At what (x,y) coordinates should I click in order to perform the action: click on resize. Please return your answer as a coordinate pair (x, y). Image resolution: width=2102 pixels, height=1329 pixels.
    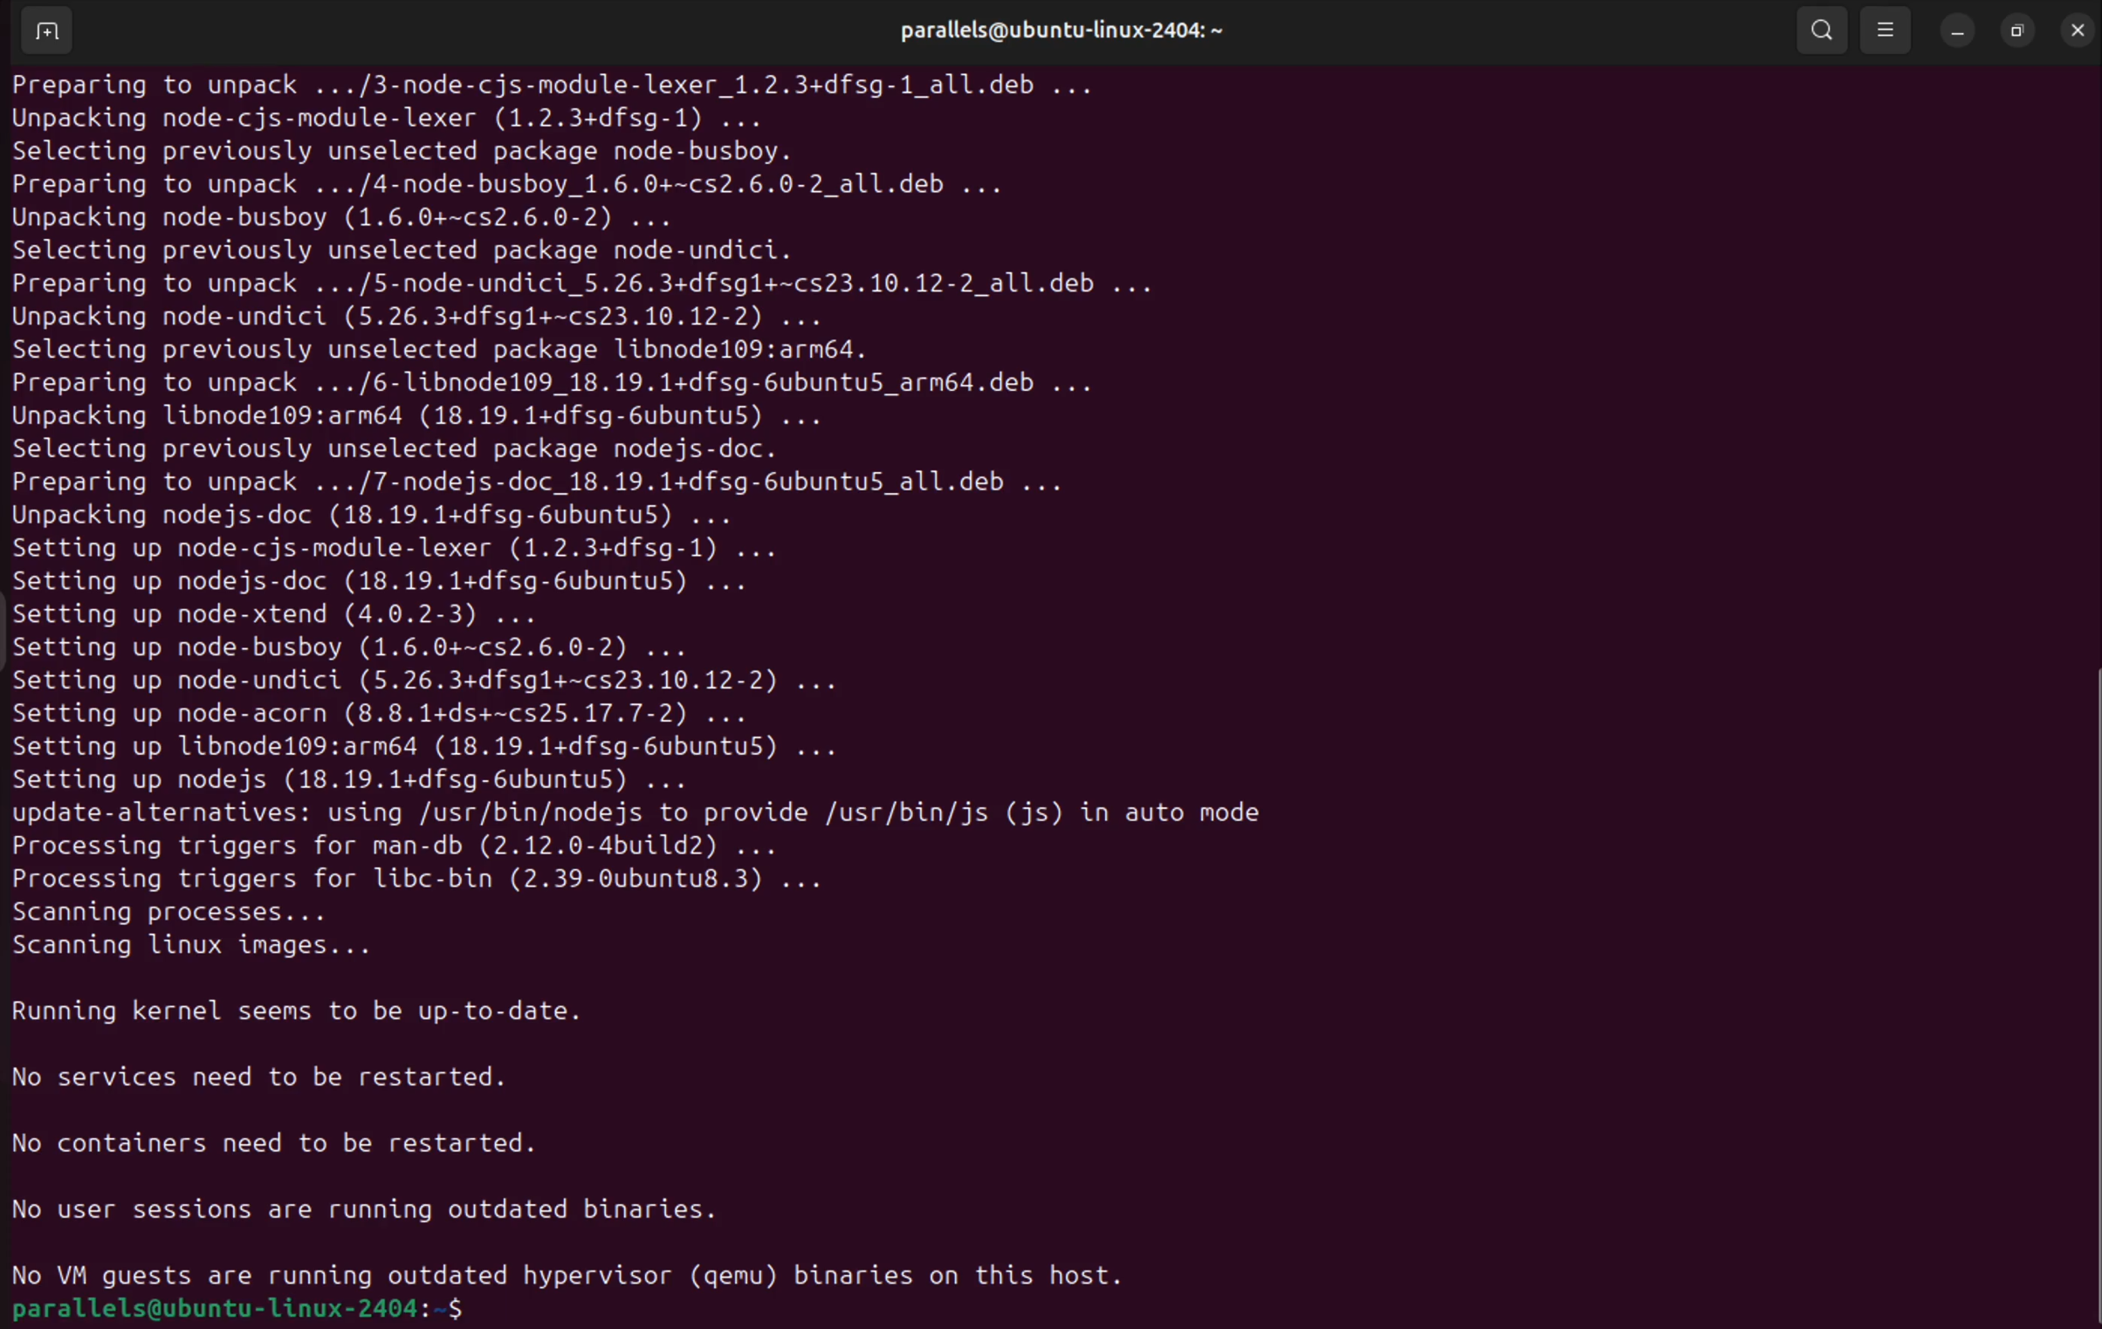
    Looking at the image, I should click on (2016, 31).